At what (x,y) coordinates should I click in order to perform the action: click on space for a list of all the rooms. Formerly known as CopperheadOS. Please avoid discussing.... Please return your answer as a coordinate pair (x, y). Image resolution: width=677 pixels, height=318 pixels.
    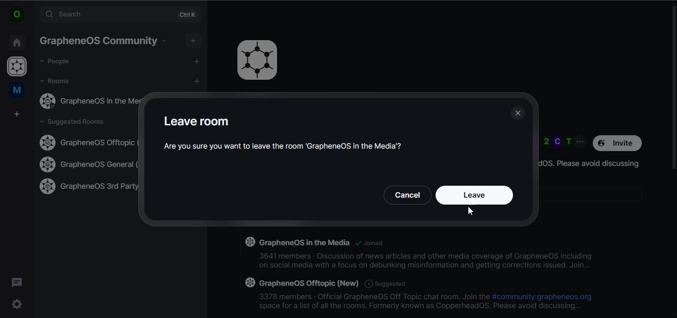
    Looking at the image, I should click on (421, 308).